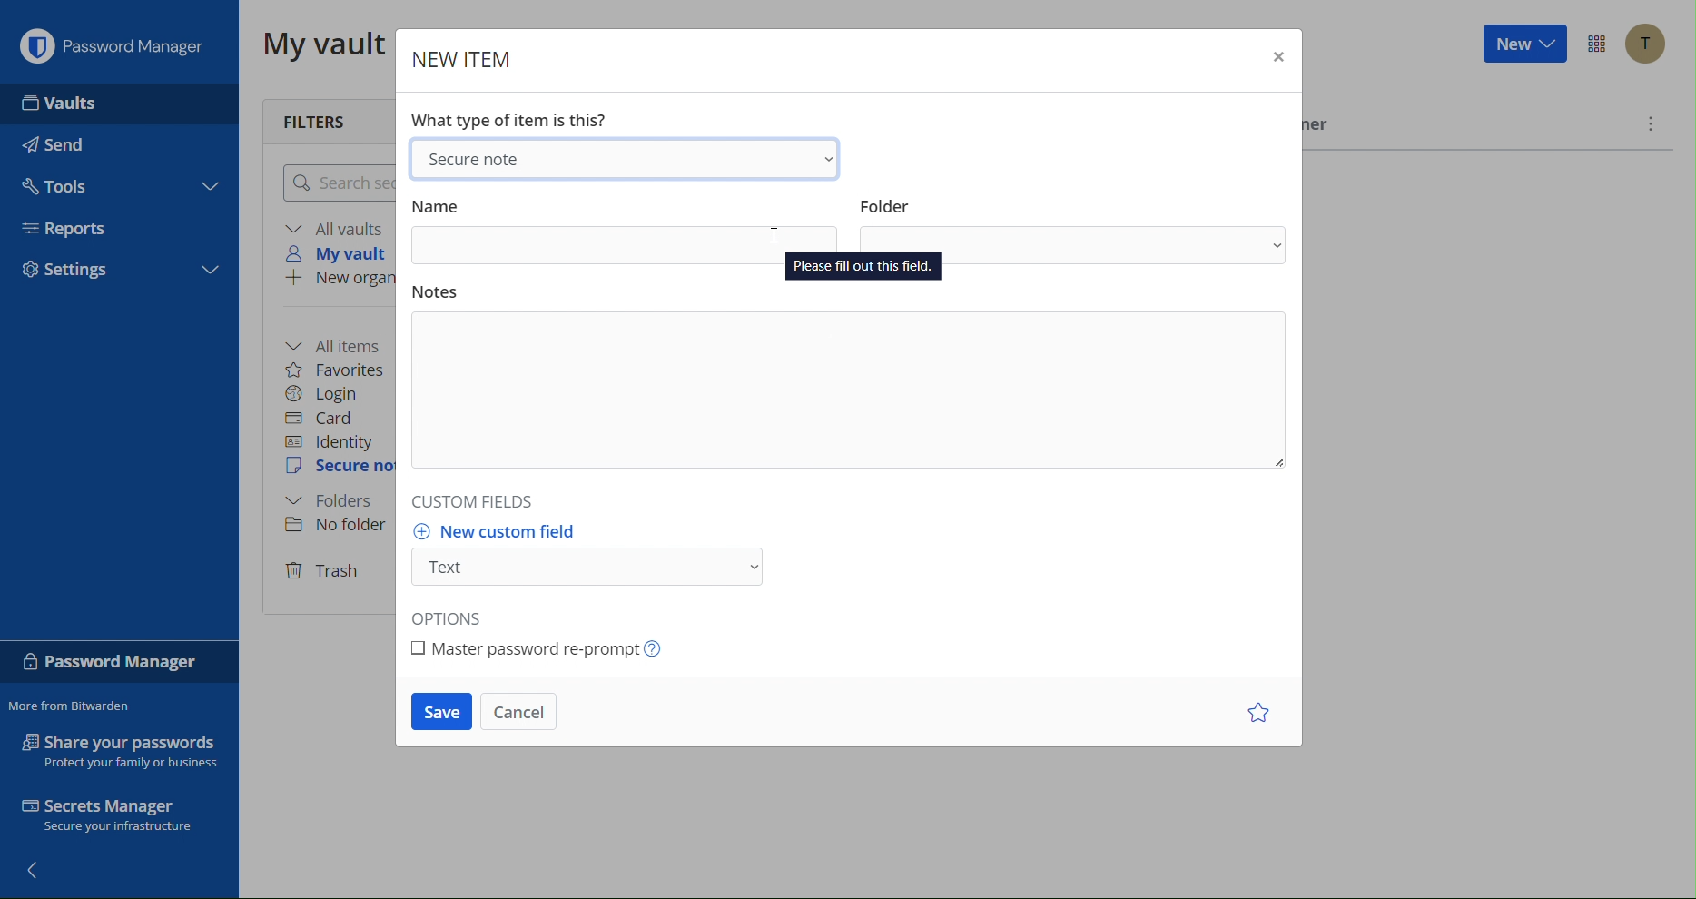  What do you see at coordinates (62, 185) in the screenshot?
I see `Tools` at bounding box center [62, 185].